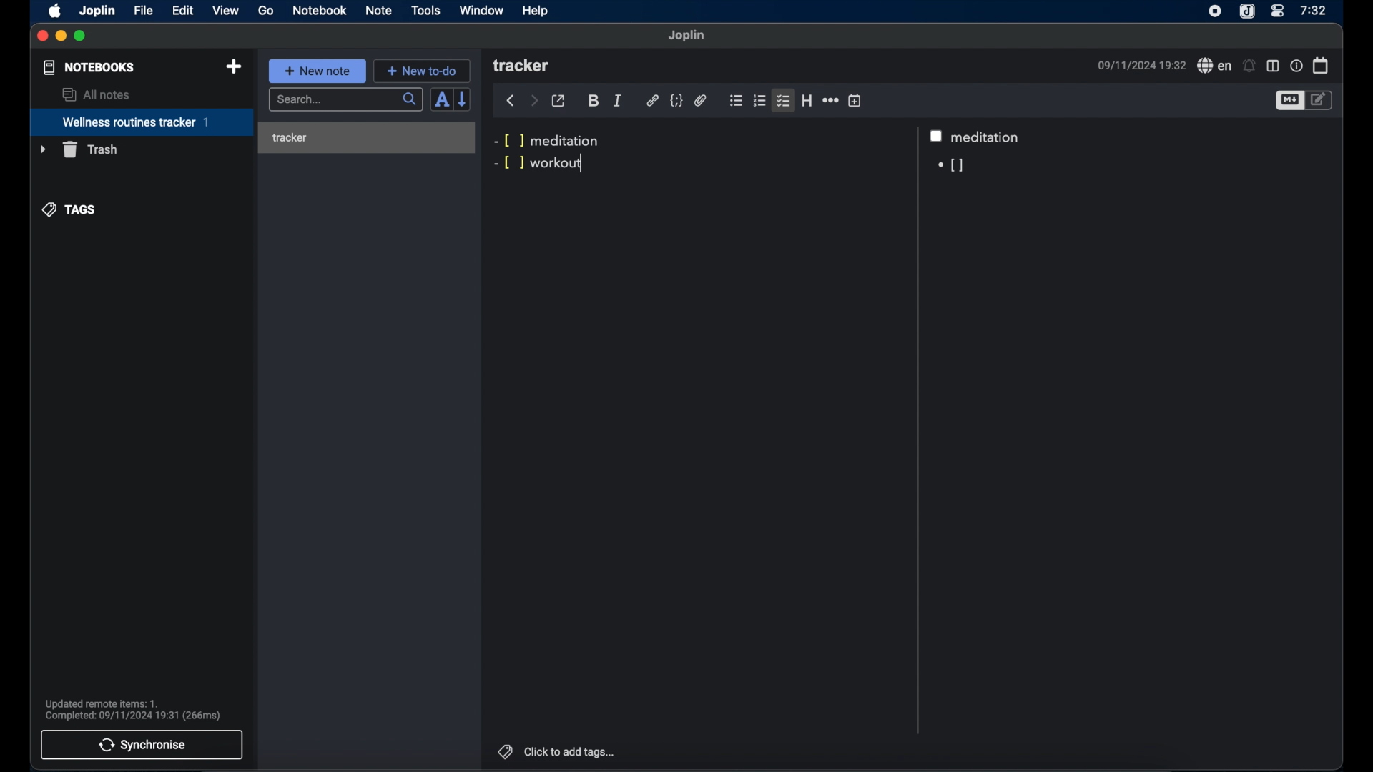 The width and height of the screenshot is (1373, 772). What do you see at coordinates (89, 67) in the screenshot?
I see `notebooks` at bounding box center [89, 67].